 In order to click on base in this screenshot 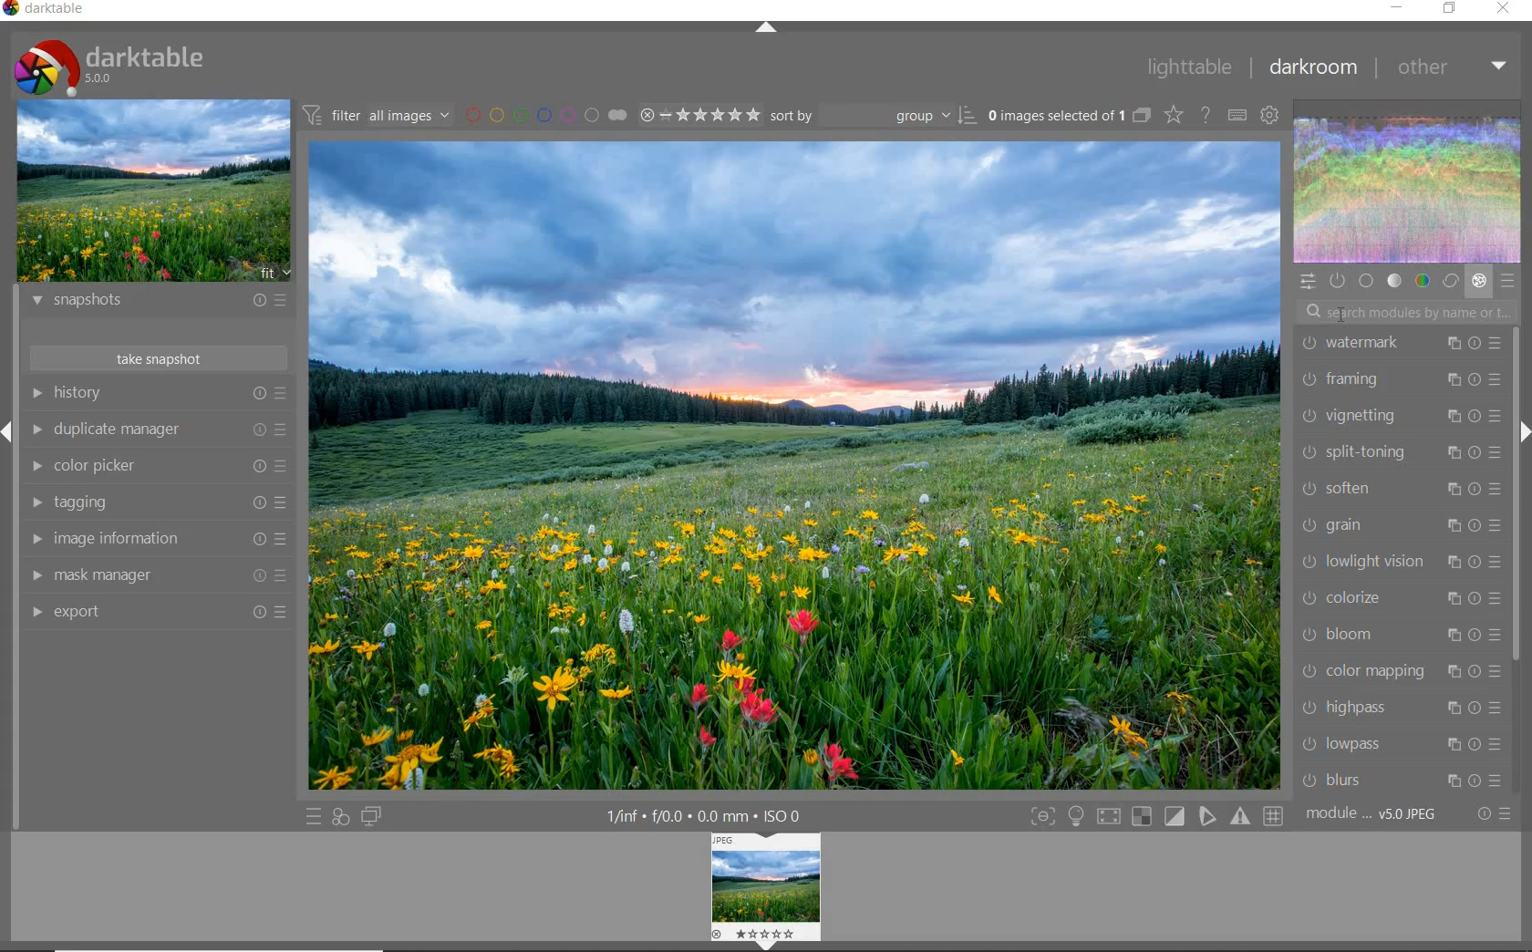, I will do `click(1368, 281)`.